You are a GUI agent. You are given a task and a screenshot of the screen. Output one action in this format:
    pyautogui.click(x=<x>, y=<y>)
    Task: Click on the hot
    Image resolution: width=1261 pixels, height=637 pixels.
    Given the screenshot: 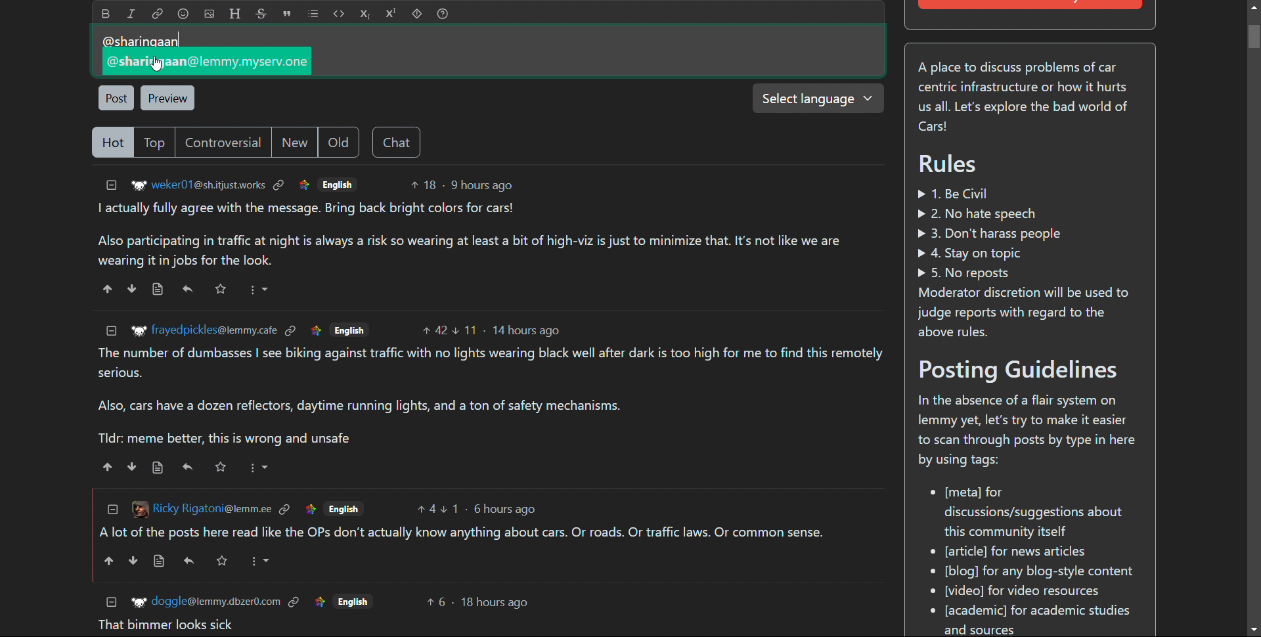 What is the action you would take?
    pyautogui.click(x=112, y=143)
    